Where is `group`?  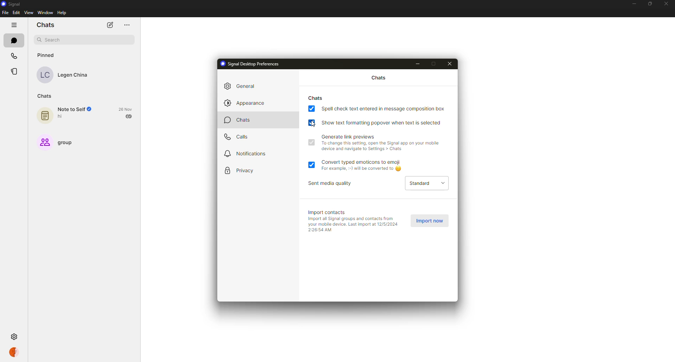
group is located at coordinates (59, 141).